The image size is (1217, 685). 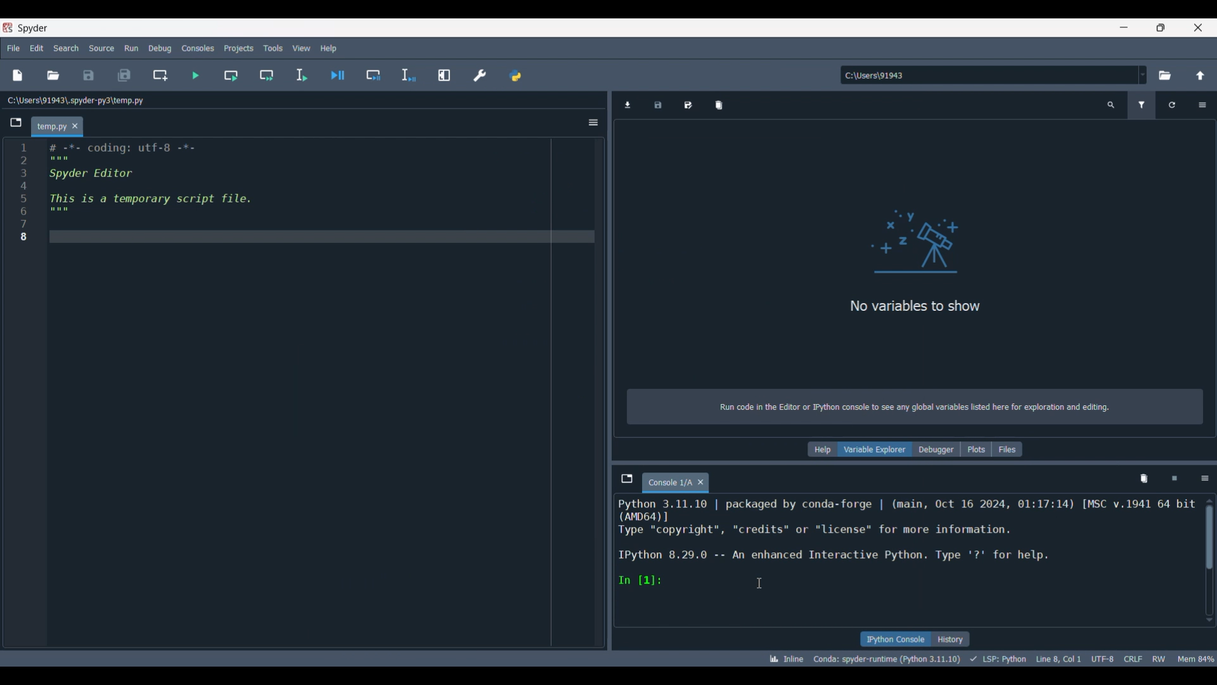 What do you see at coordinates (895, 639) in the screenshot?
I see `IPython console` at bounding box center [895, 639].